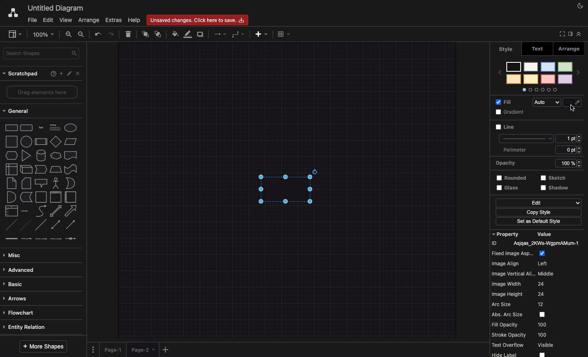  I want to click on Delete, so click(129, 33).